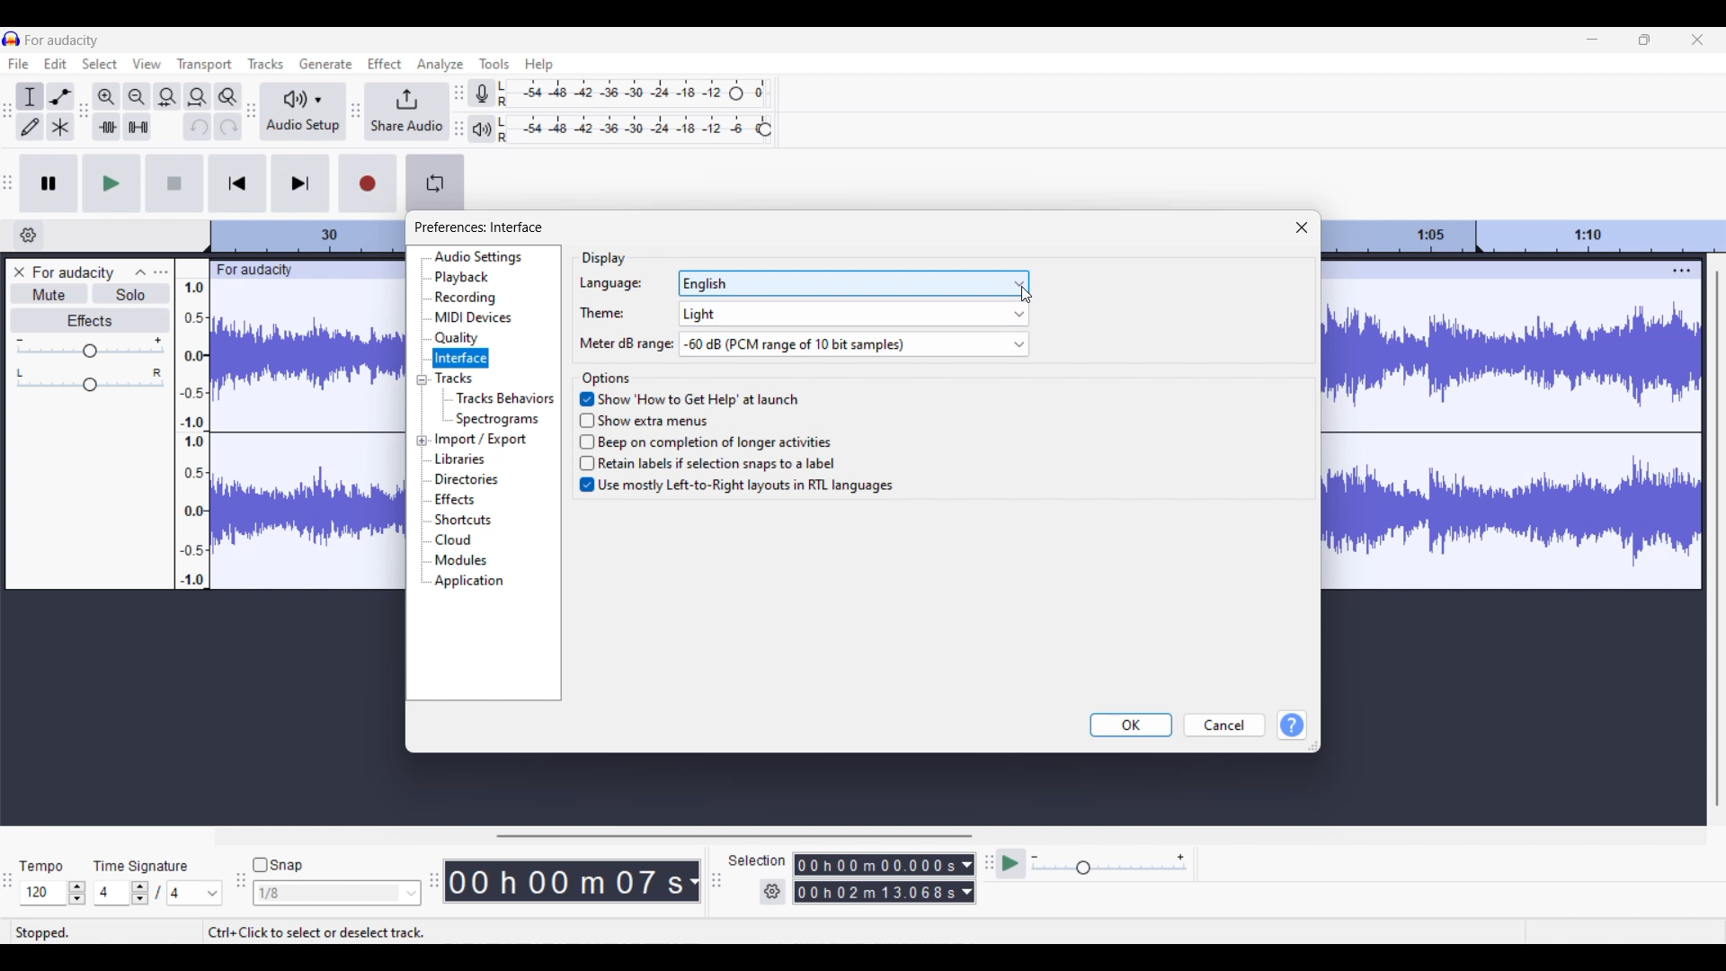 Image resolution: width=1726 pixels, height=971 pixels. I want to click on Minimize, so click(1593, 39).